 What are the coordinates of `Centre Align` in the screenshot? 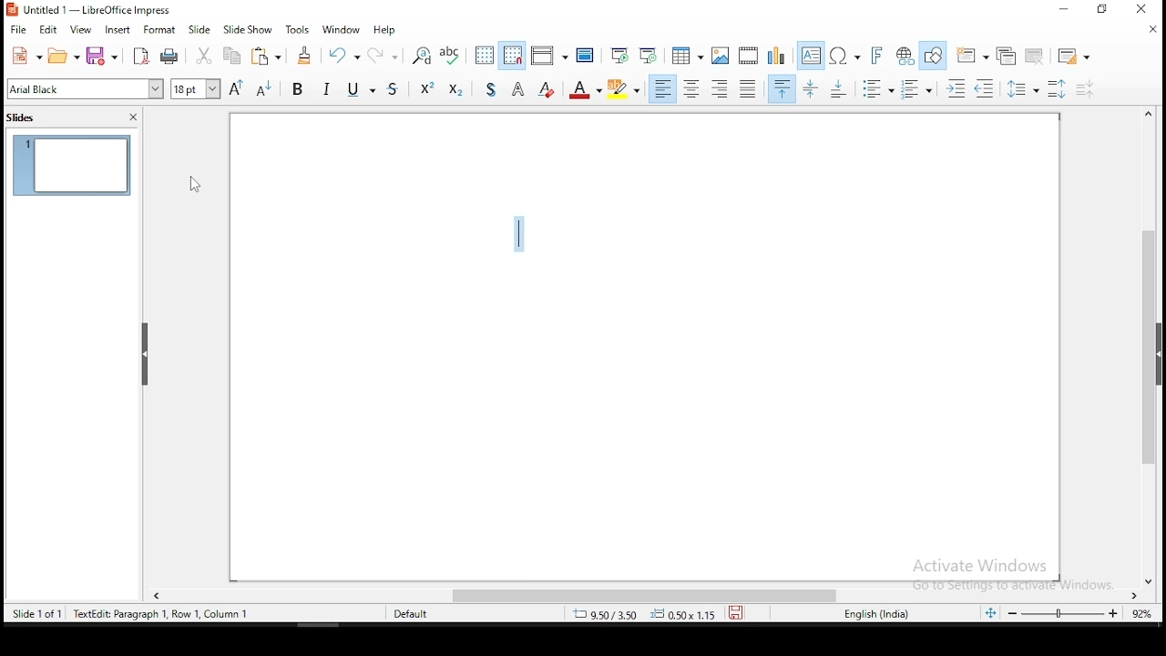 It's located at (691, 88).